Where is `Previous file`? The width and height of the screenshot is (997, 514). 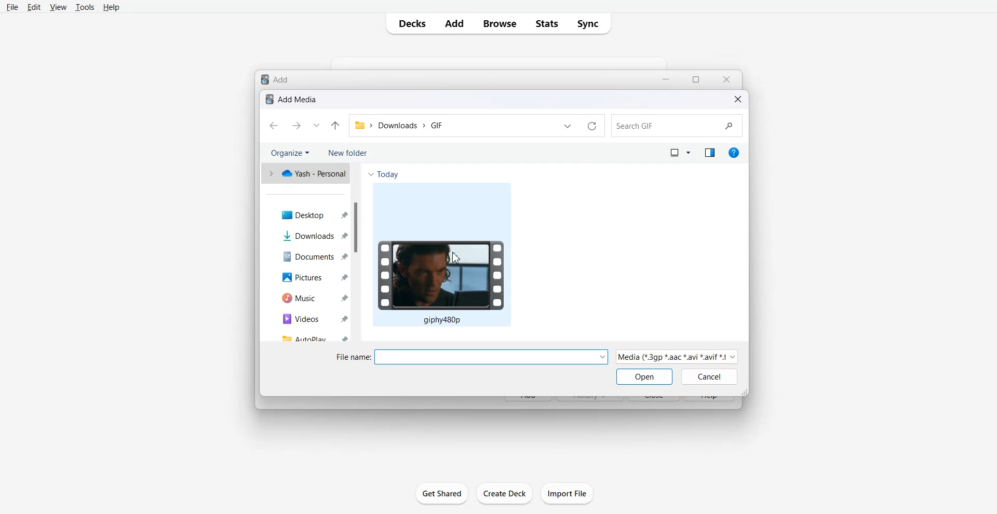
Previous file is located at coordinates (567, 126).